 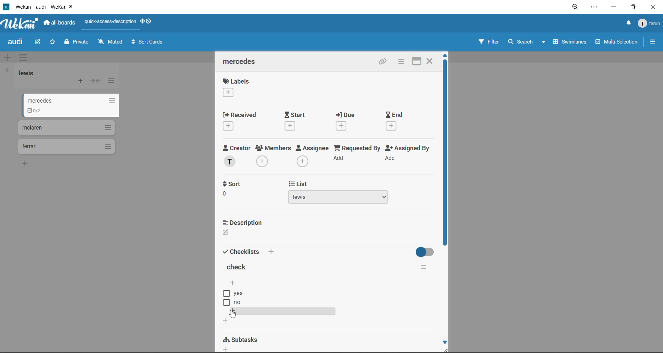 I want to click on Checkbox, so click(x=225, y=303).